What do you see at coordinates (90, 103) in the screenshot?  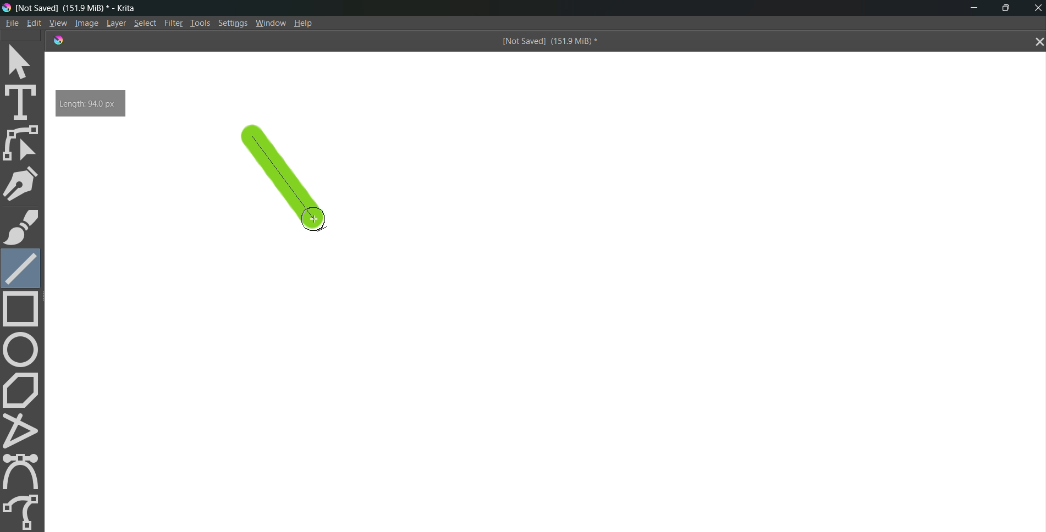 I see `length` at bounding box center [90, 103].